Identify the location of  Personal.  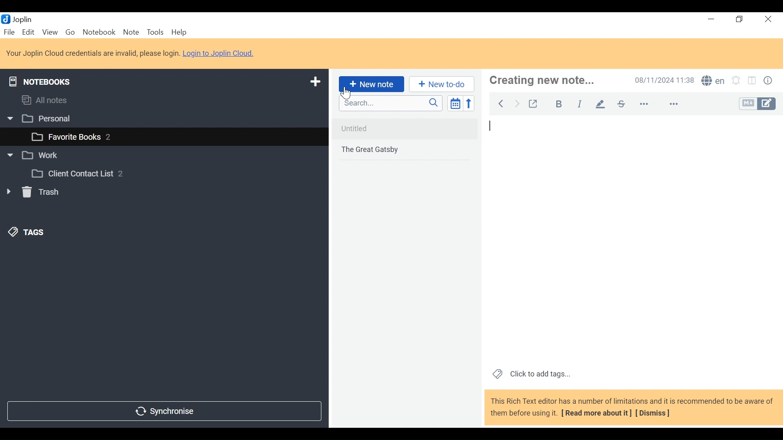
(38, 119).